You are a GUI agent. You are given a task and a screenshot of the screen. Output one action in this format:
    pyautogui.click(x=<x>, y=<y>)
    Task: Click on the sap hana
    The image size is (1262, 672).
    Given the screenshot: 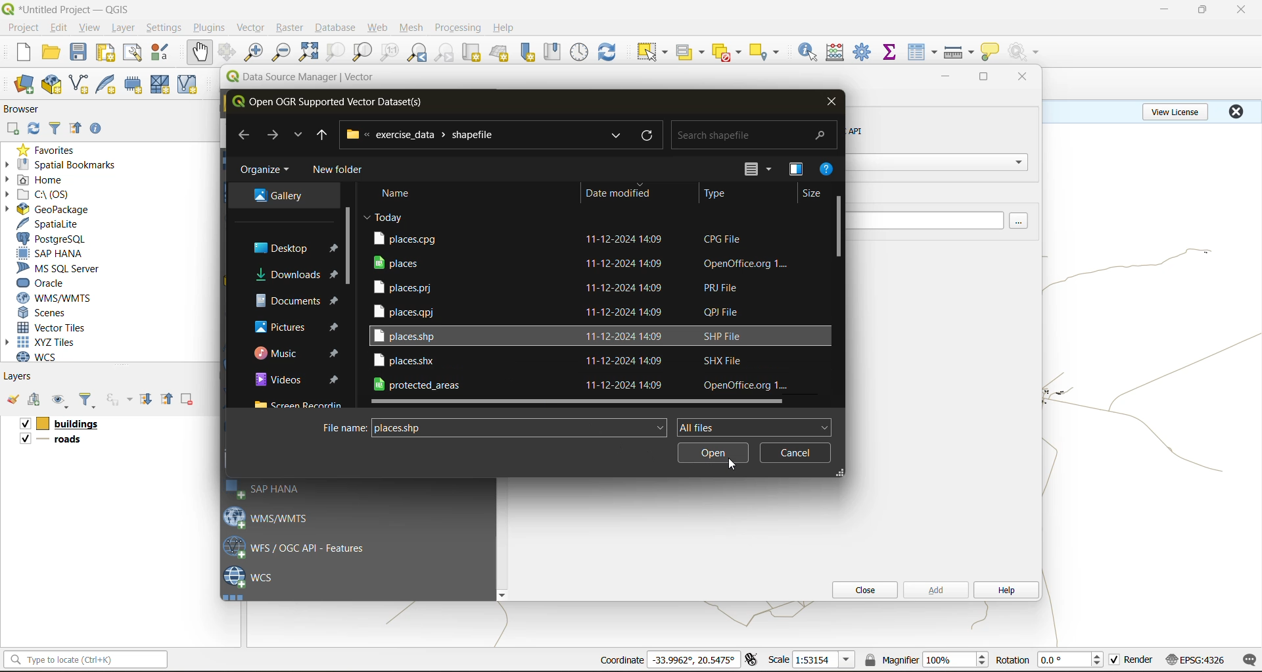 What is the action you would take?
    pyautogui.click(x=51, y=254)
    